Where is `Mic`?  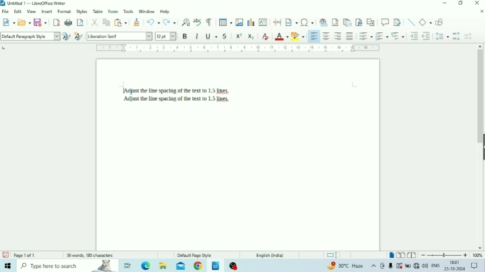
Mic is located at coordinates (390, 266).